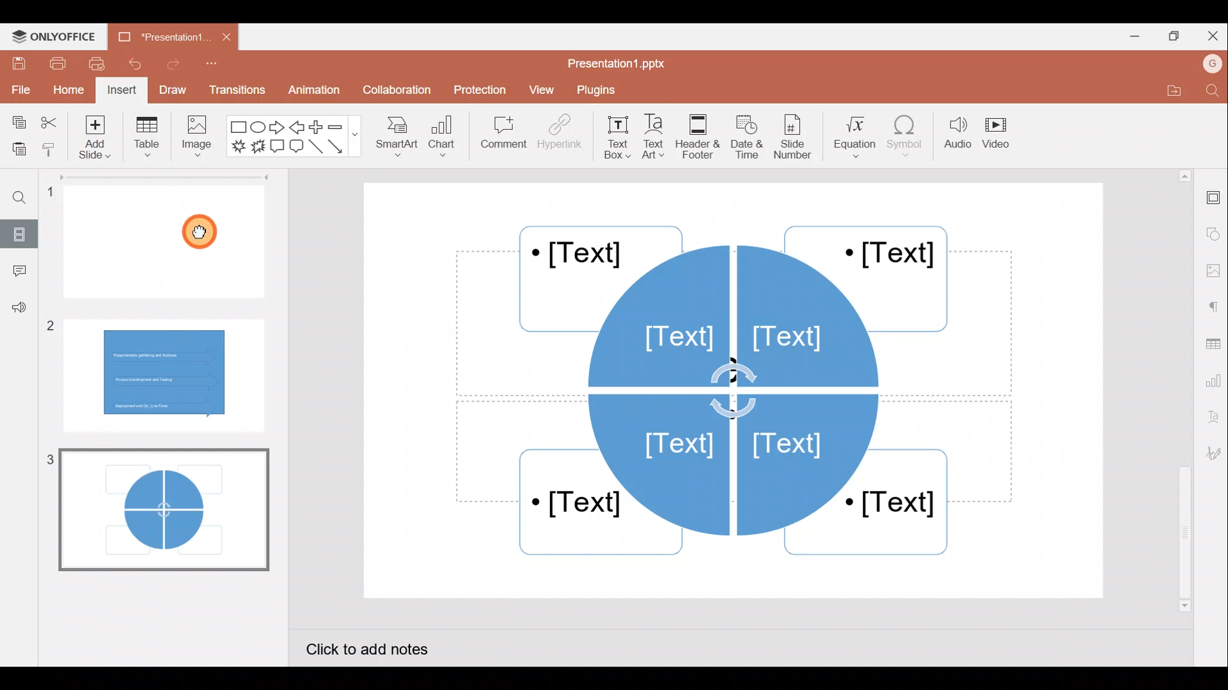  Describe the element at coordinates (1210, 91) in the screenshot. I see `Find` at that location.